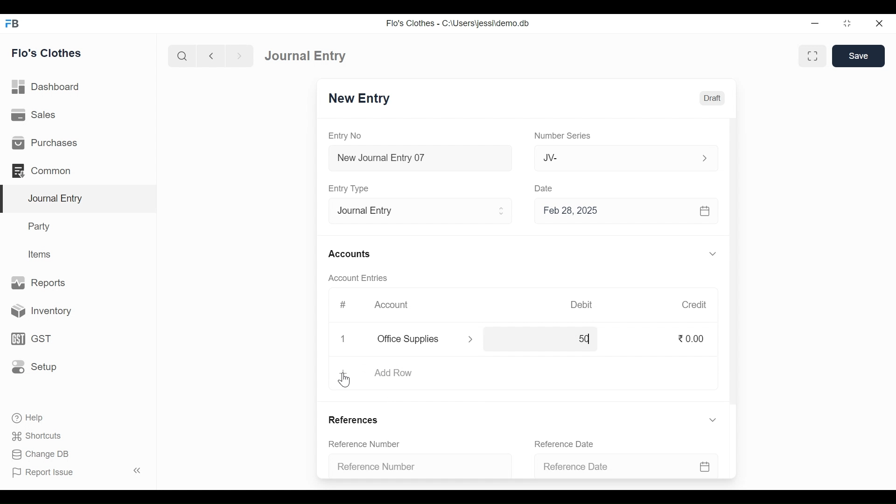  Describe the element at coordinates (47, 53) in the screenshot. I see `Flo's Clothes` at that location.